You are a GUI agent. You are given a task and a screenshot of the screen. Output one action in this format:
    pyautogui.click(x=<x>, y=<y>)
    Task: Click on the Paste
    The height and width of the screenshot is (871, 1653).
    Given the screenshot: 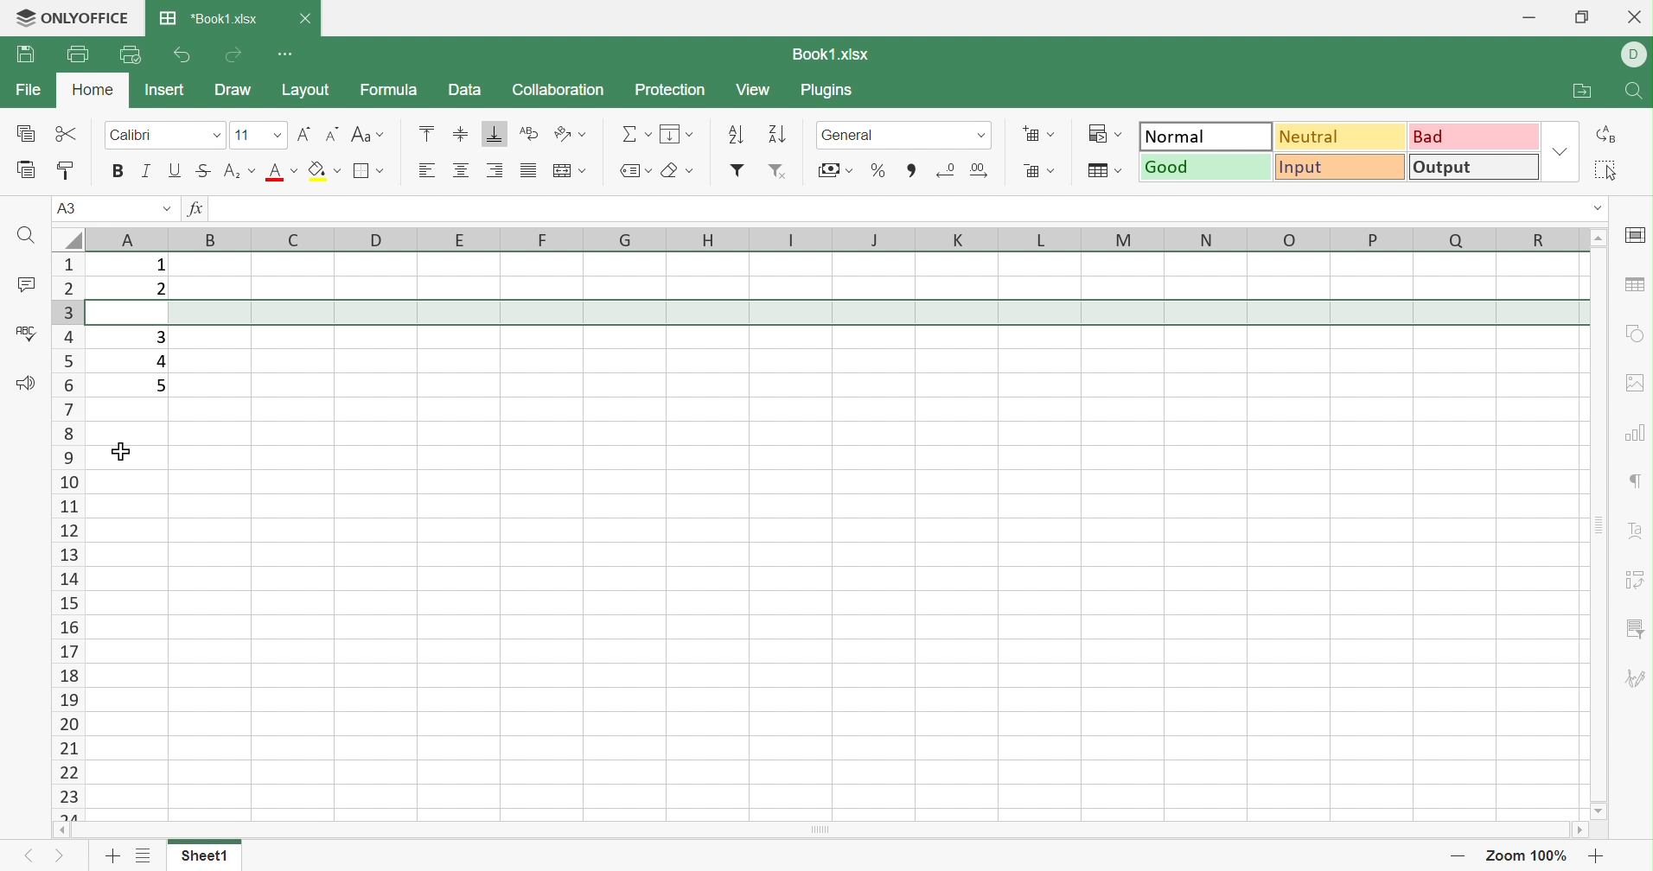 What is the action you would take?
    pyautogui.click(x=27, y=171)
    